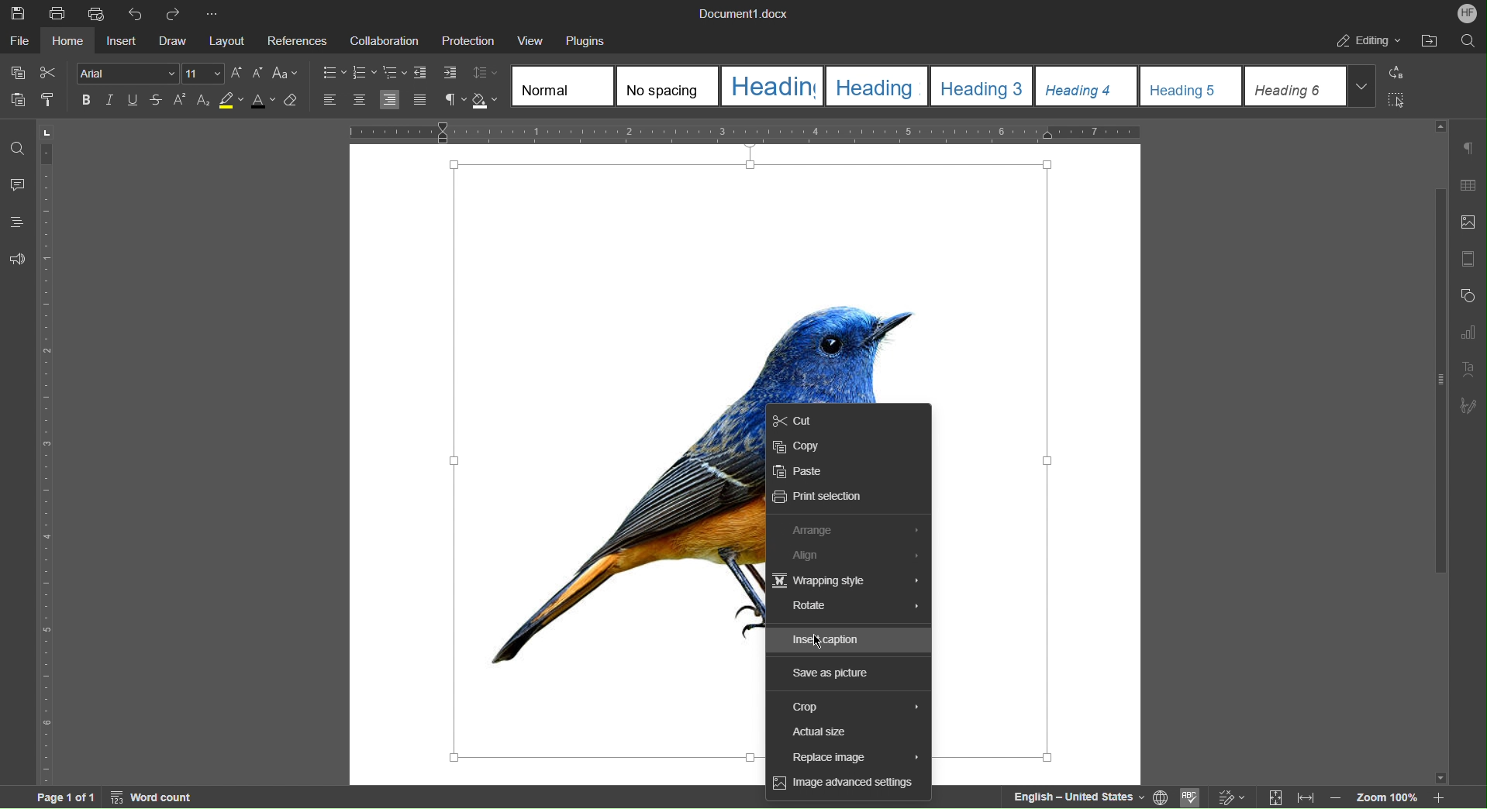  Describe the element at coordinates (1468, 407) in the screenshot. I see `Signature` at that location.